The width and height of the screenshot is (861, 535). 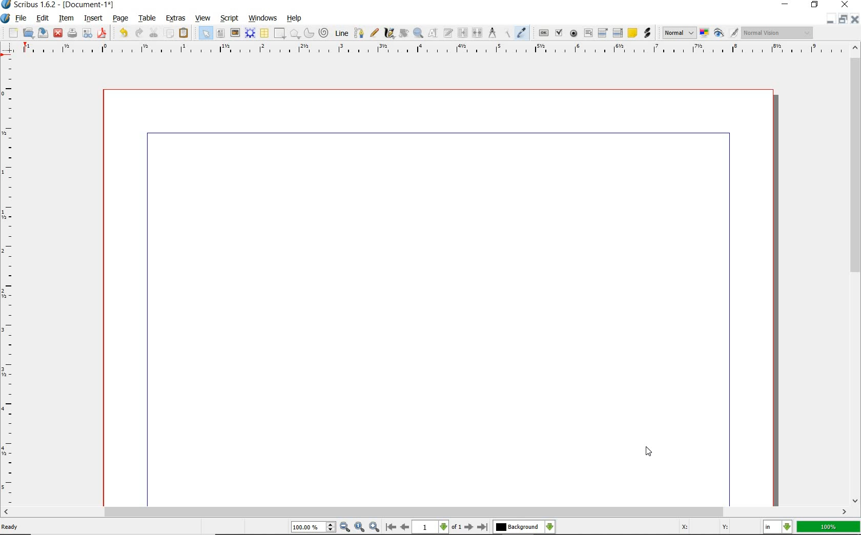 What do you see at coordinates (418, 34) in the screenshot?
I see `zoom in or zoom out` at bounding box center [418, 34].